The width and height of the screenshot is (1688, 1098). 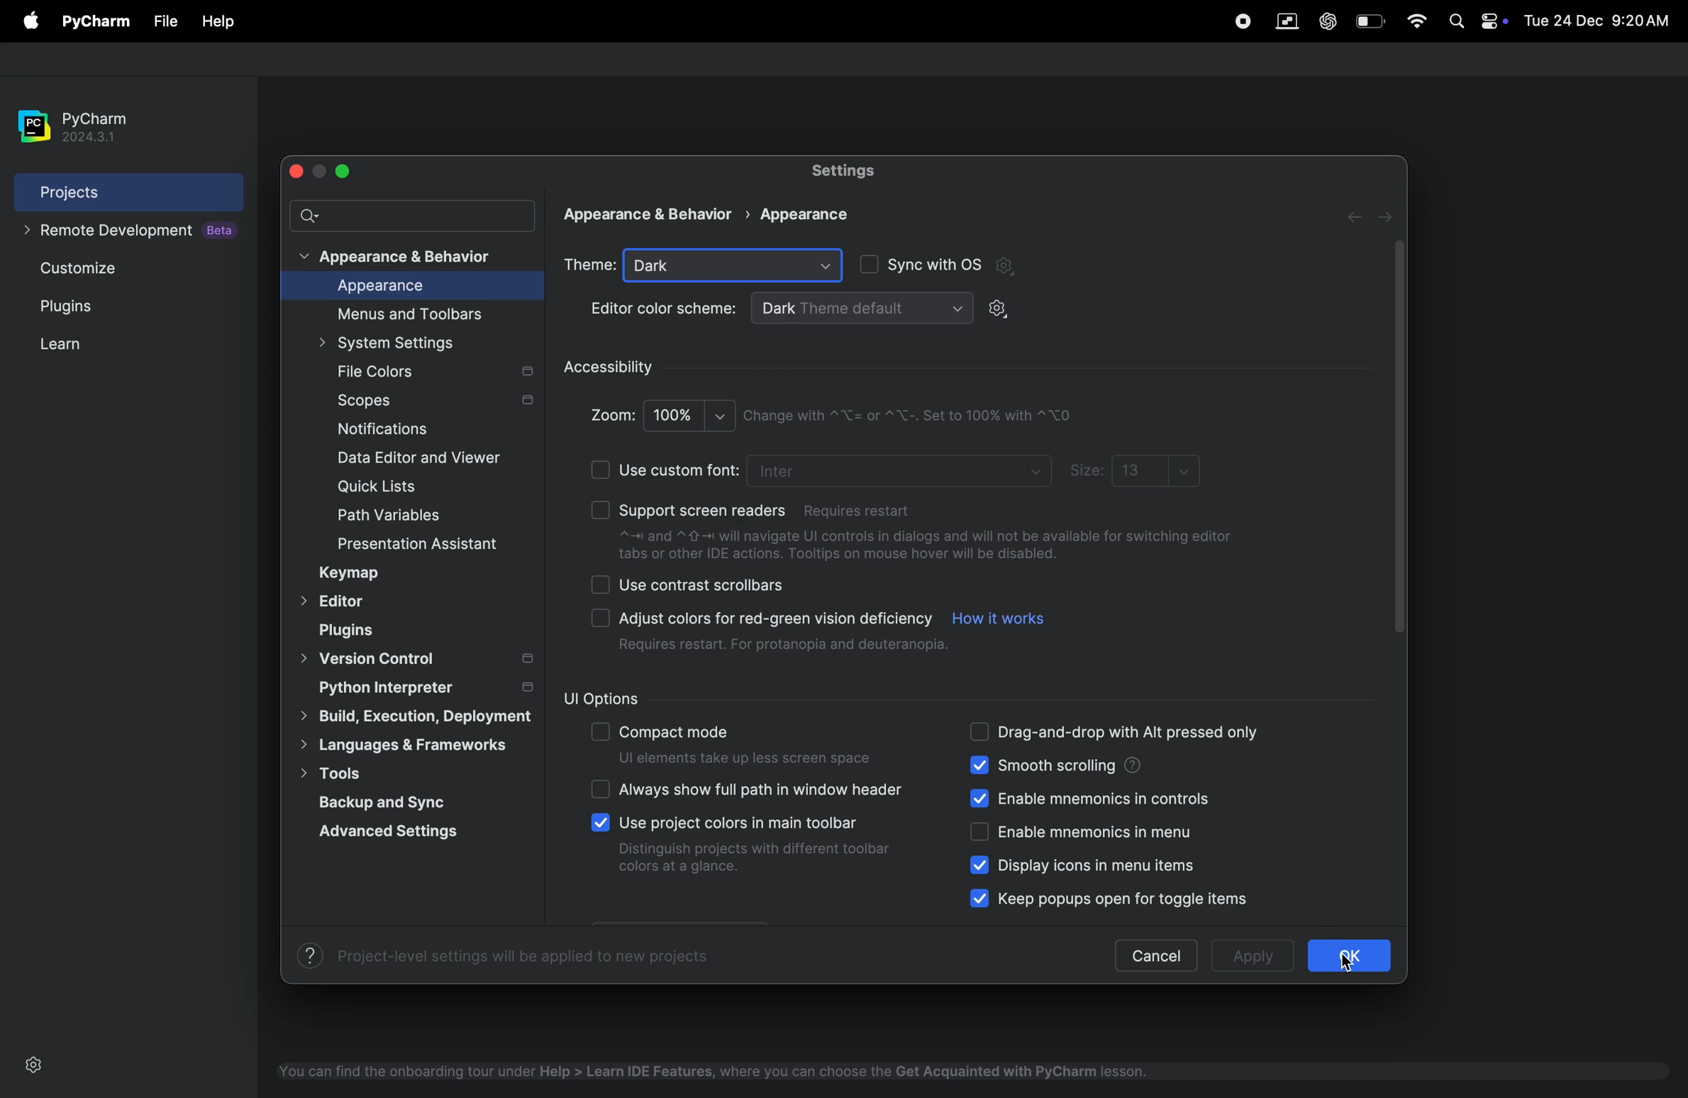 What do you see at coordinates (1287, 22) in the screenshot?
I see `vm` at bounding box center [1287, 22].